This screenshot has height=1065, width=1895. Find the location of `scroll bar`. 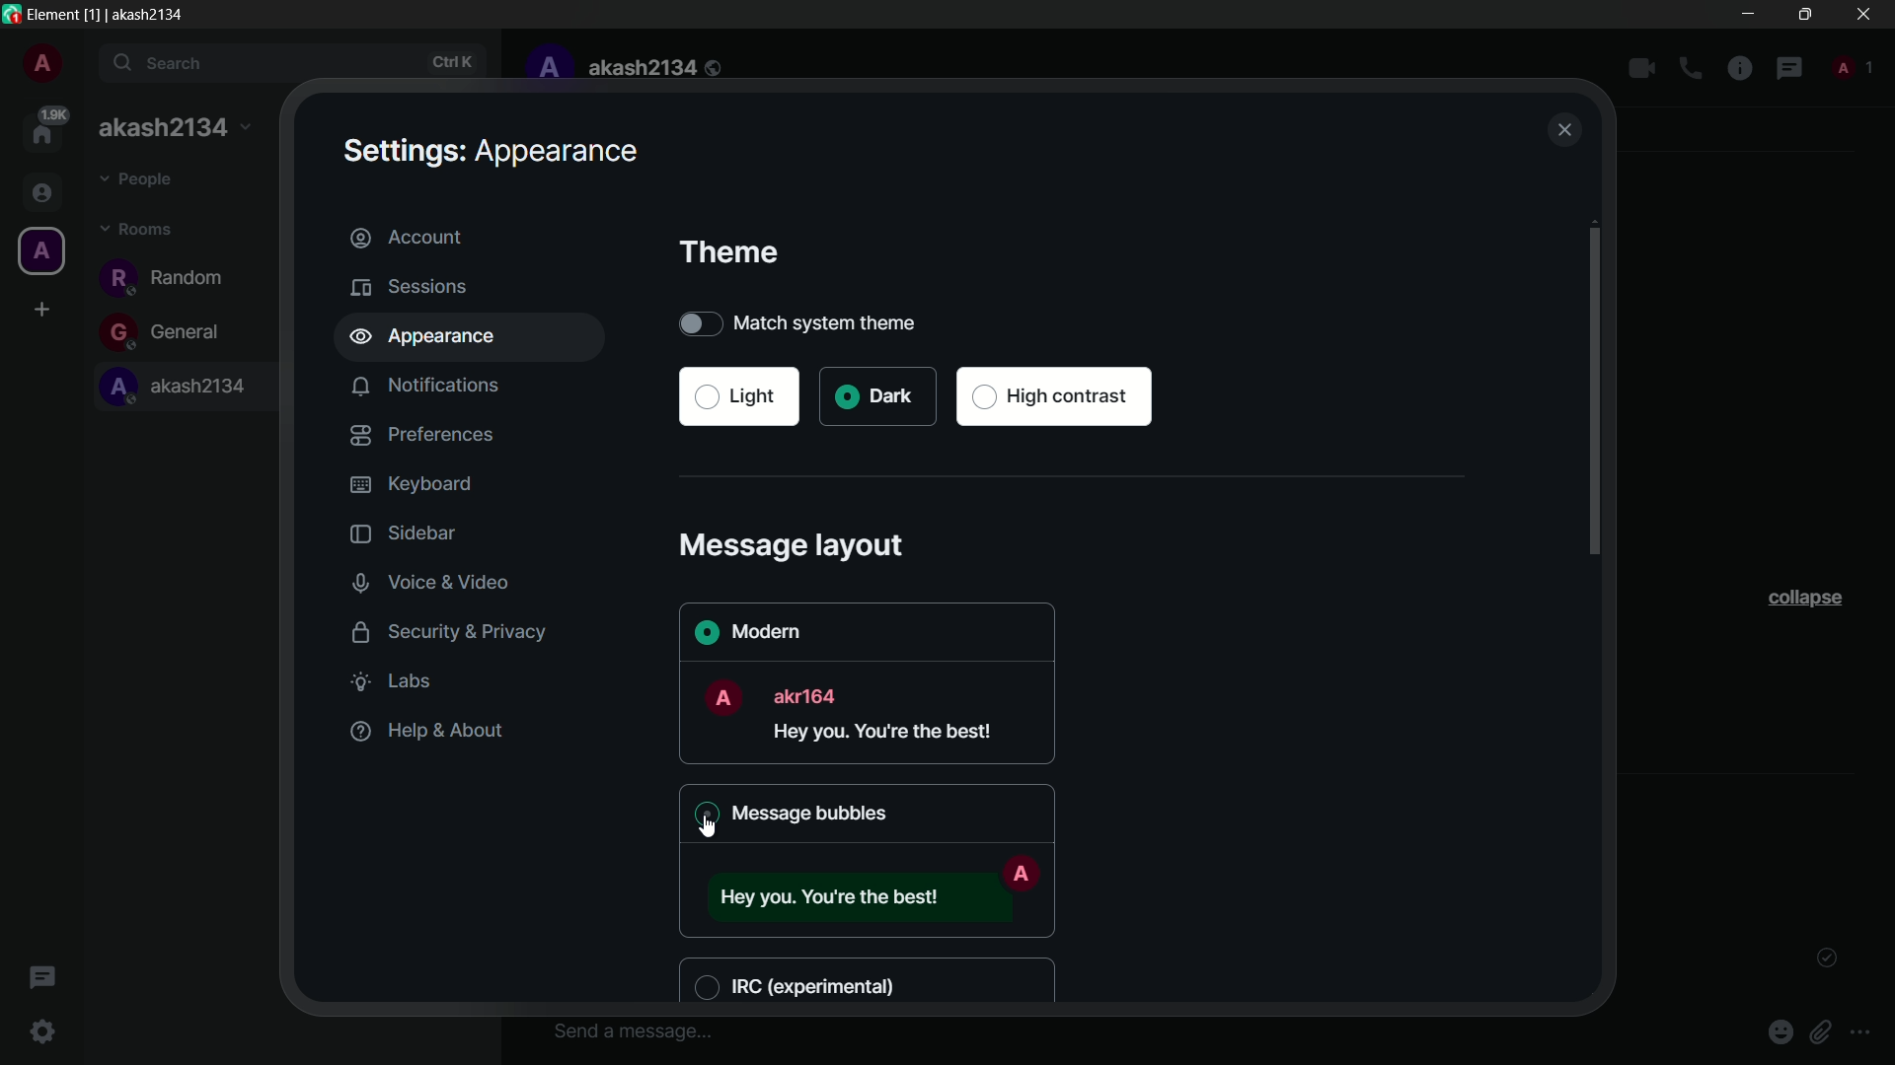

scroll bar is located at coordinates (1594, 396).